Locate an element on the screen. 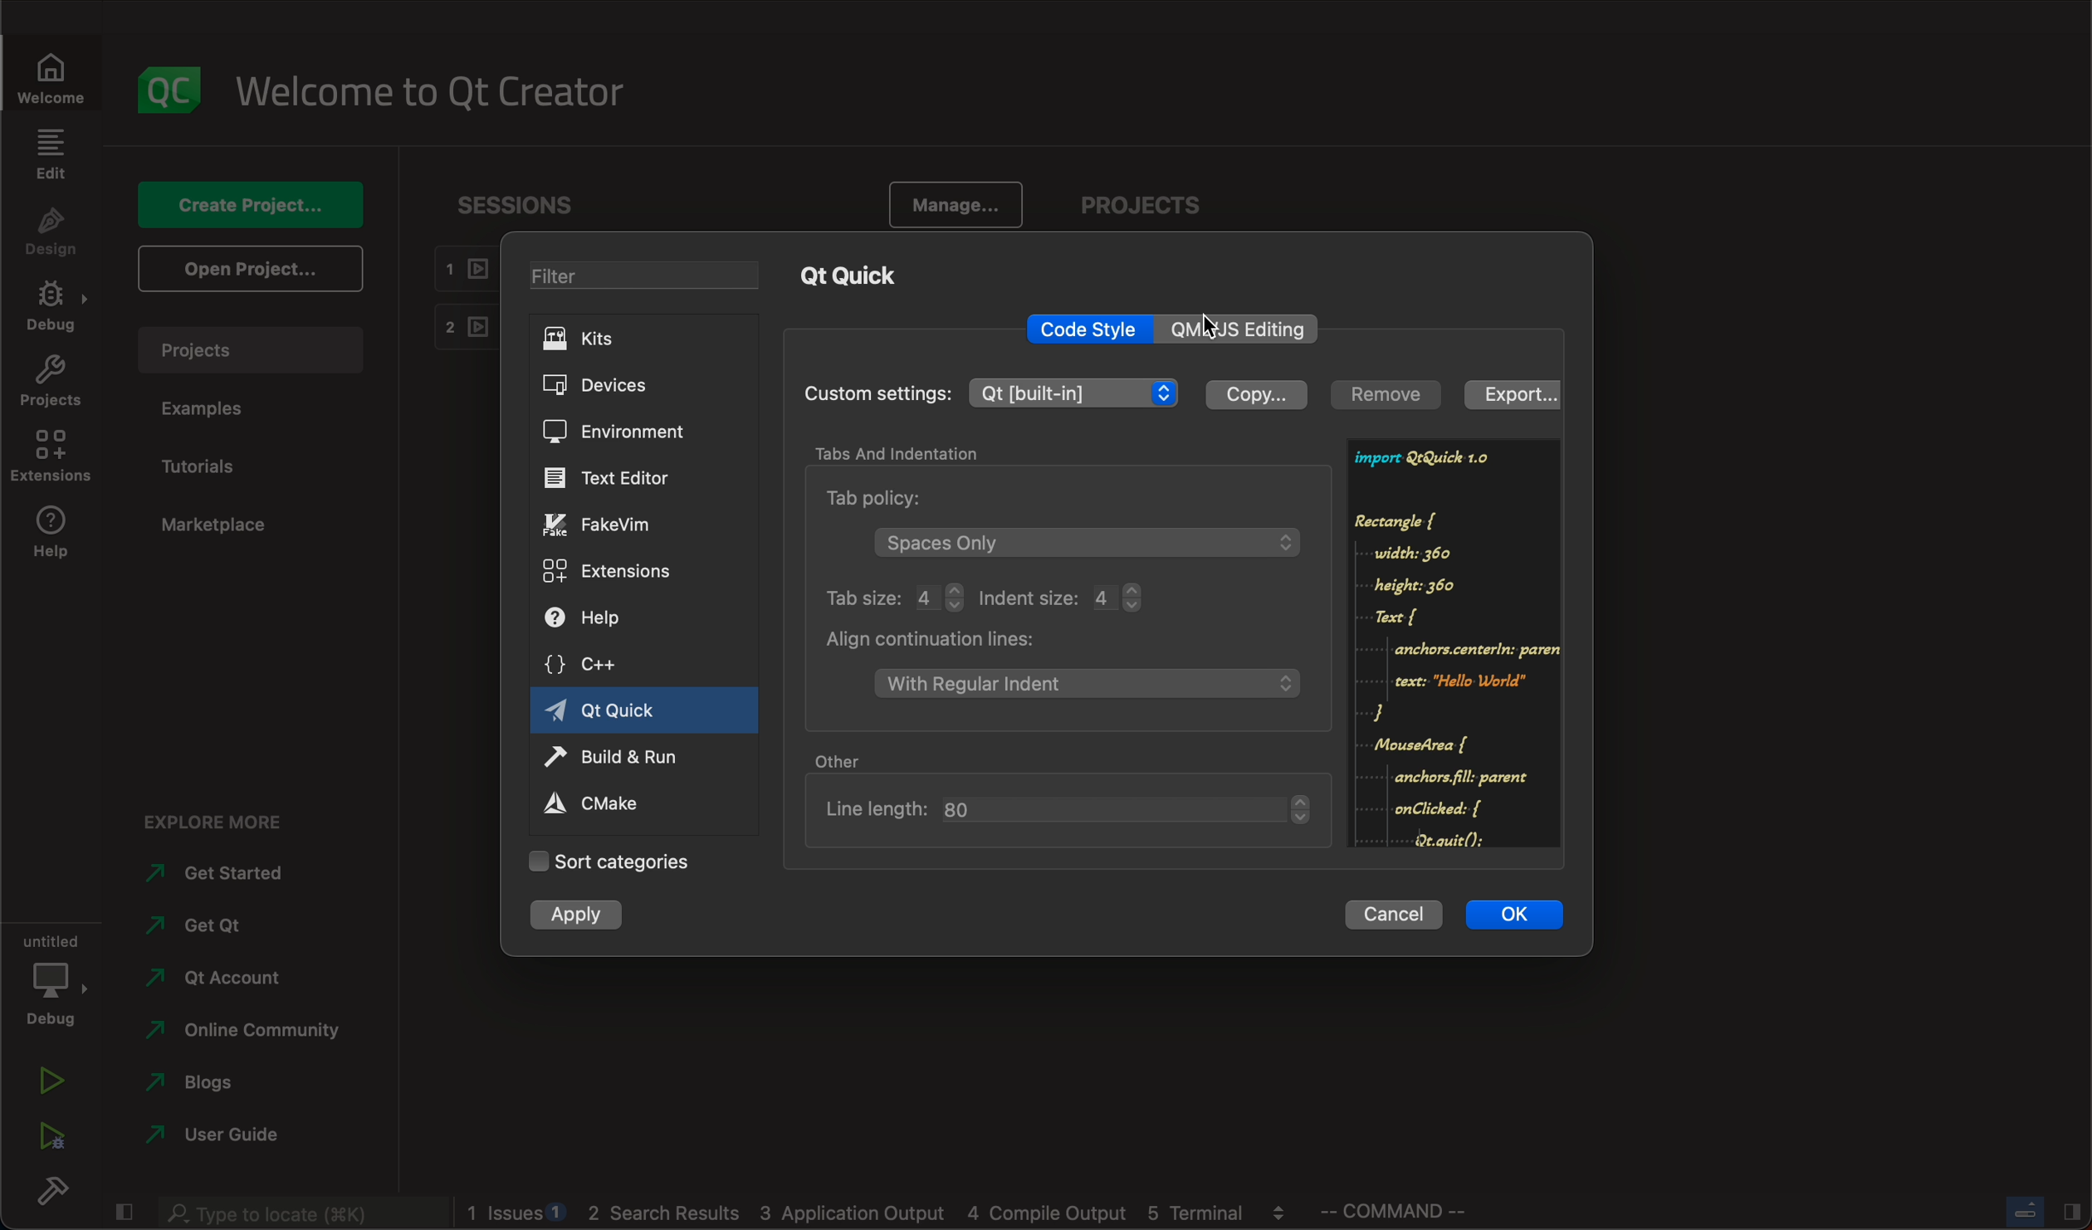 The width and height of the screenshot is (2092, 1230). welcome is located at coordinates (435, 92).